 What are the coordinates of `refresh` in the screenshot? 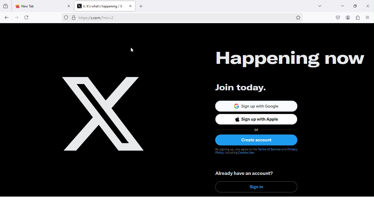 It's located at (26, 18).